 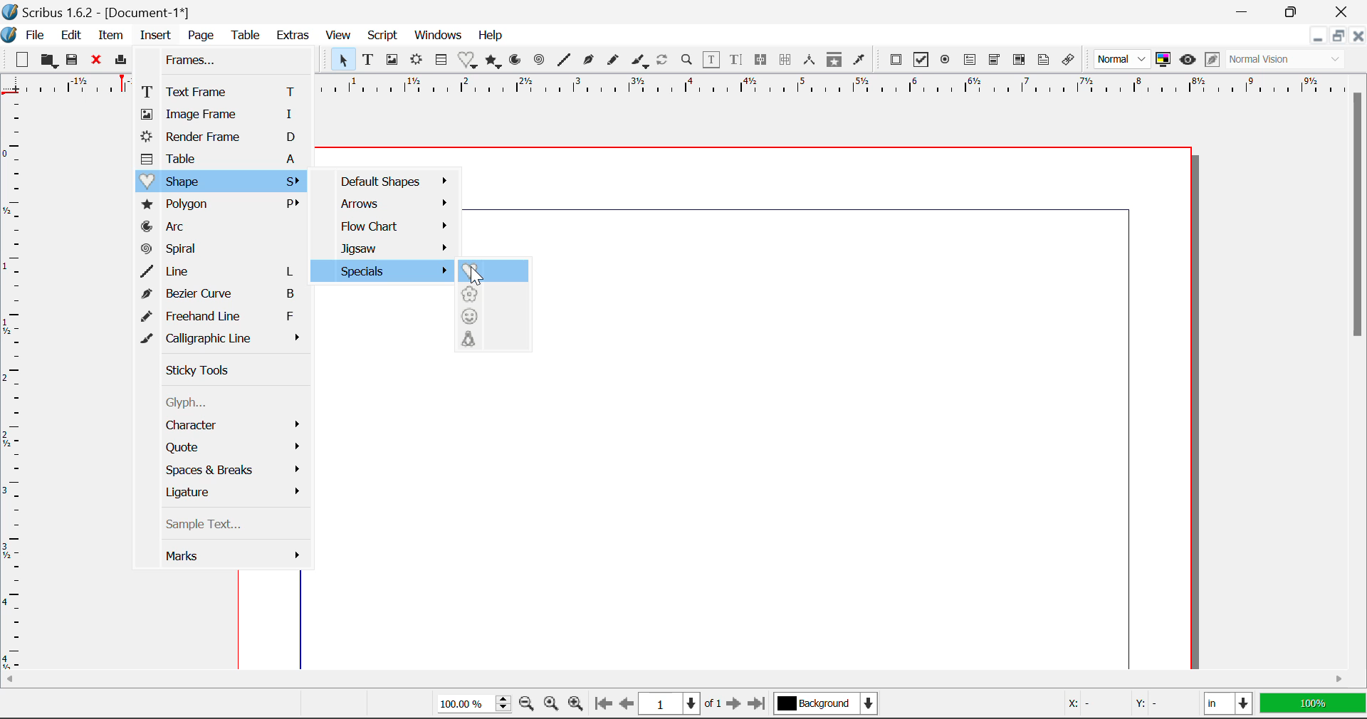 What do you see at coordinates (386, 178) in the screenshot?
I see `Default Shapes` at bounding box center [386, 178].